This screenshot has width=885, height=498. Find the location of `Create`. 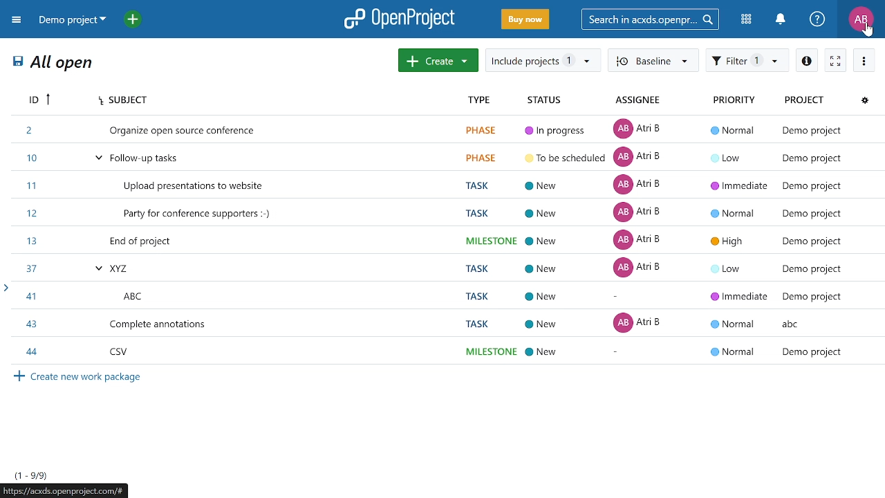

Create is located at coordinates (438, 60).